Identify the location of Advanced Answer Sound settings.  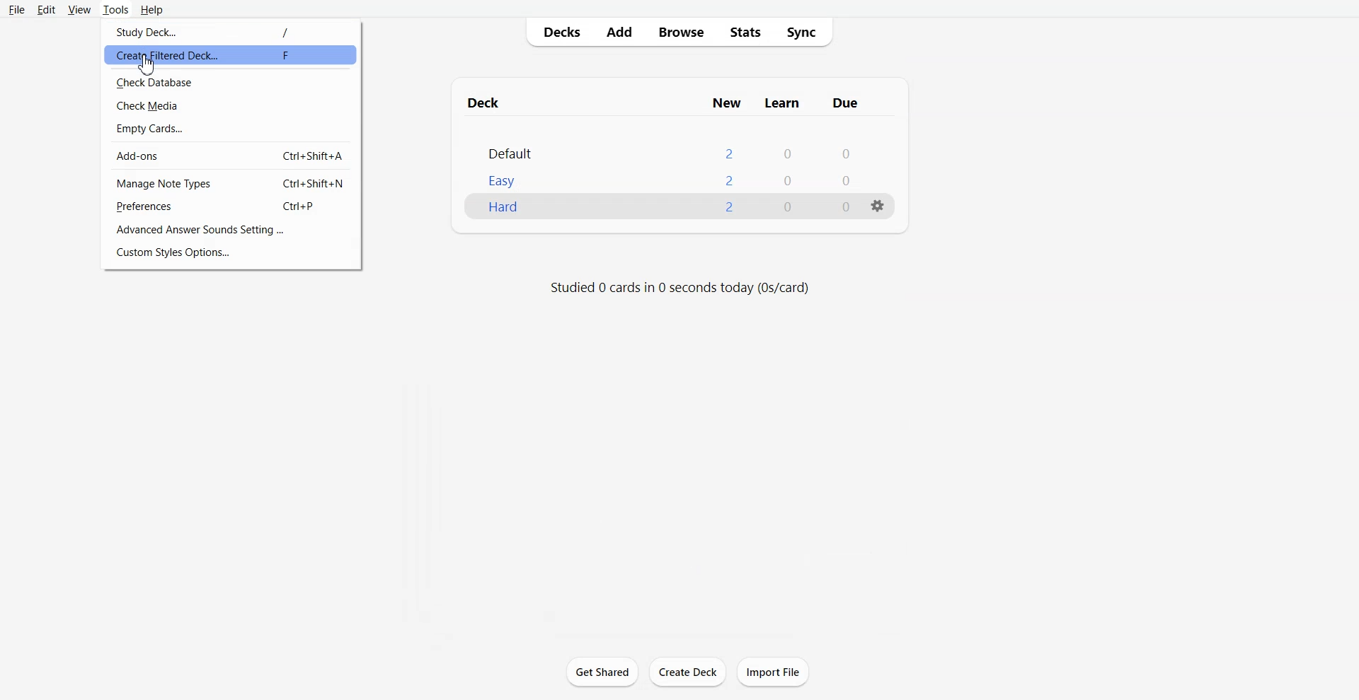
(231, 230).